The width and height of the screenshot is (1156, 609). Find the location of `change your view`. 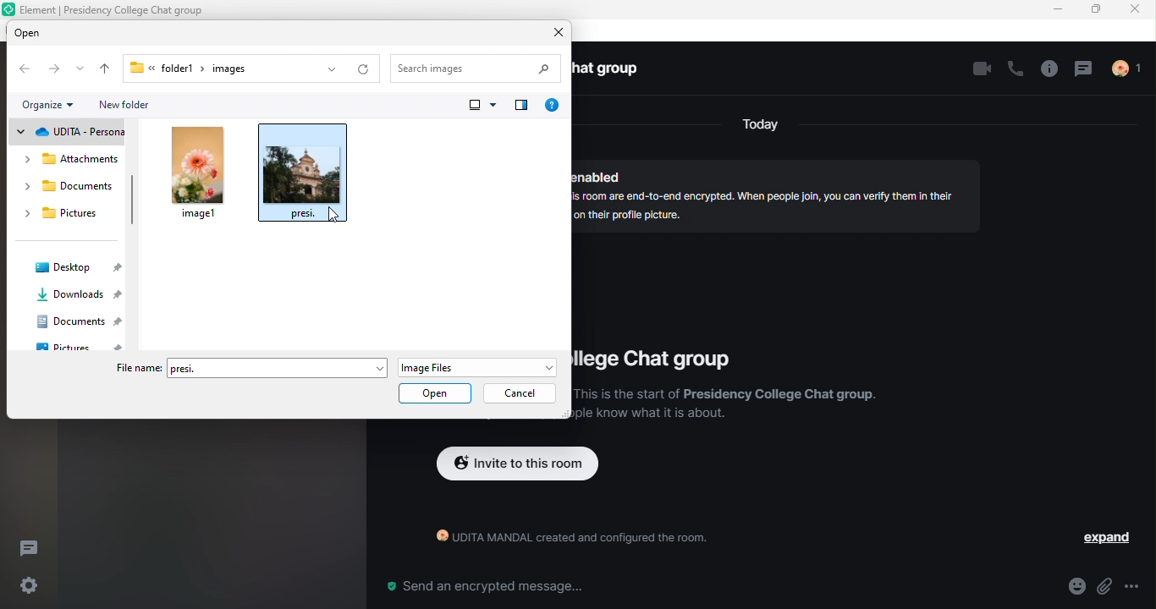

change your view is located at coordinates (481, 108).